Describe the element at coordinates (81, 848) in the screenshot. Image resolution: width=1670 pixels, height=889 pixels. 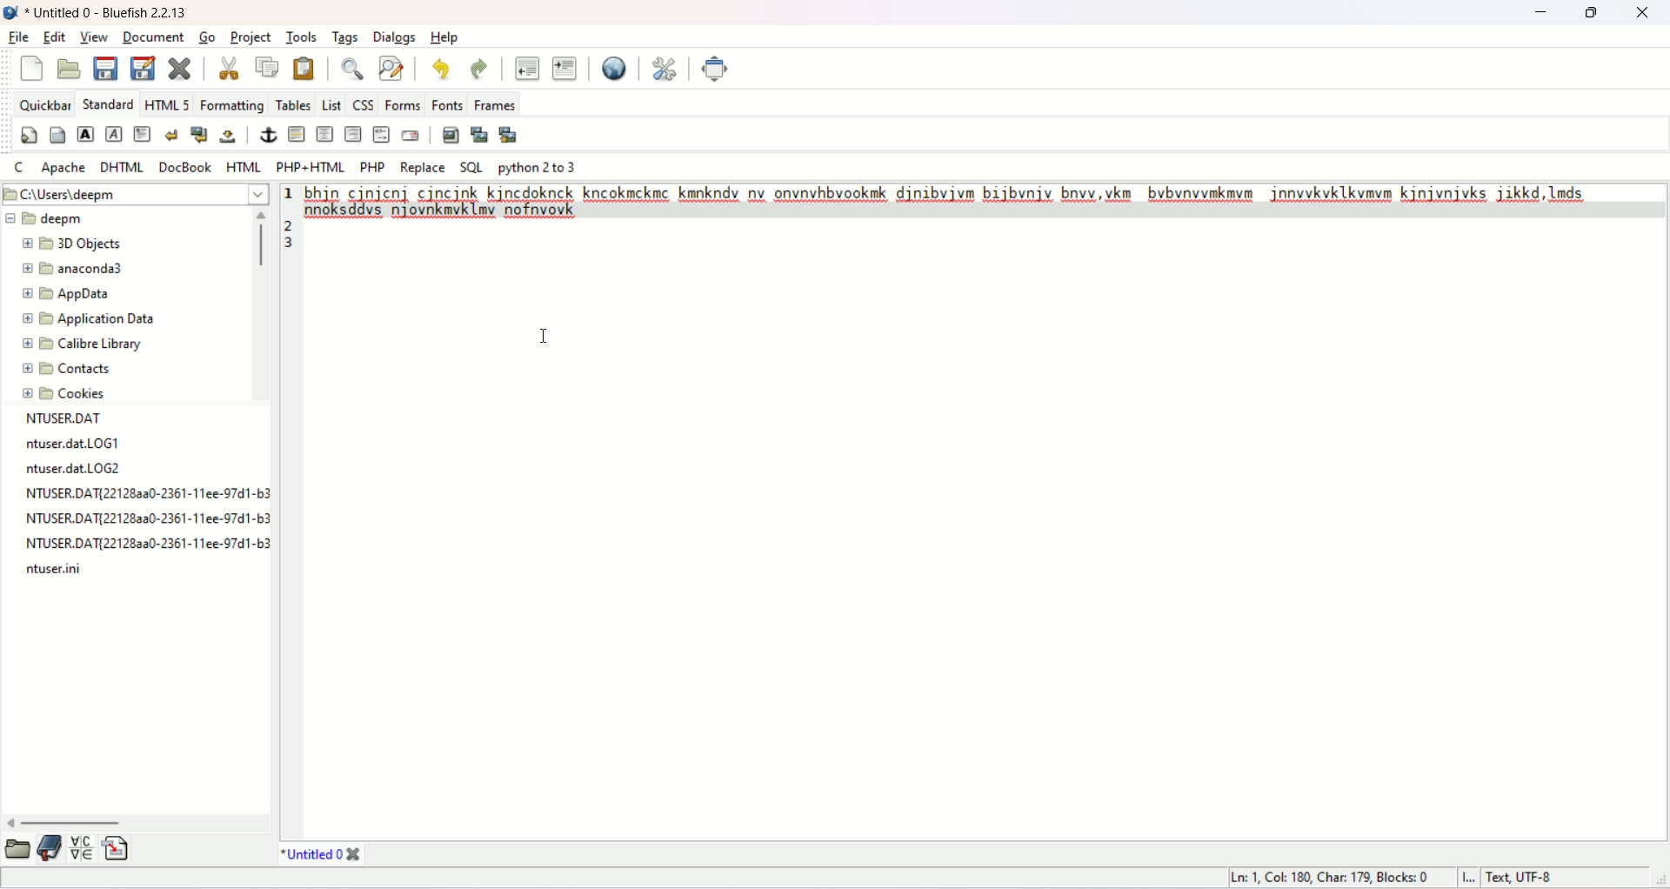
I see `insert special character` at that location.